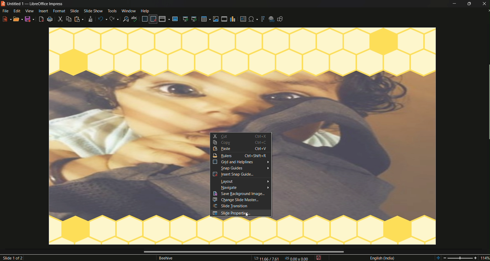 This screenshot has width=490, height=261. What do you see at coordinates (382, 258) in the screenshot?
I see `language` at bounding box center [382, 258].